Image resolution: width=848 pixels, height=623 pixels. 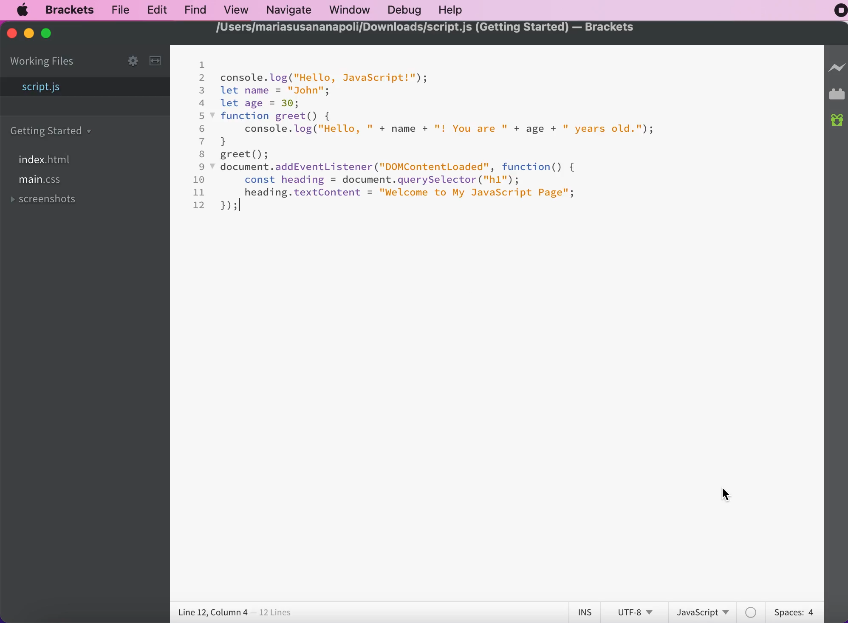 What do you see at coordinates (837, 121) in the screenshot?
I see `new build of brackets` at bounding box center [837, 121].